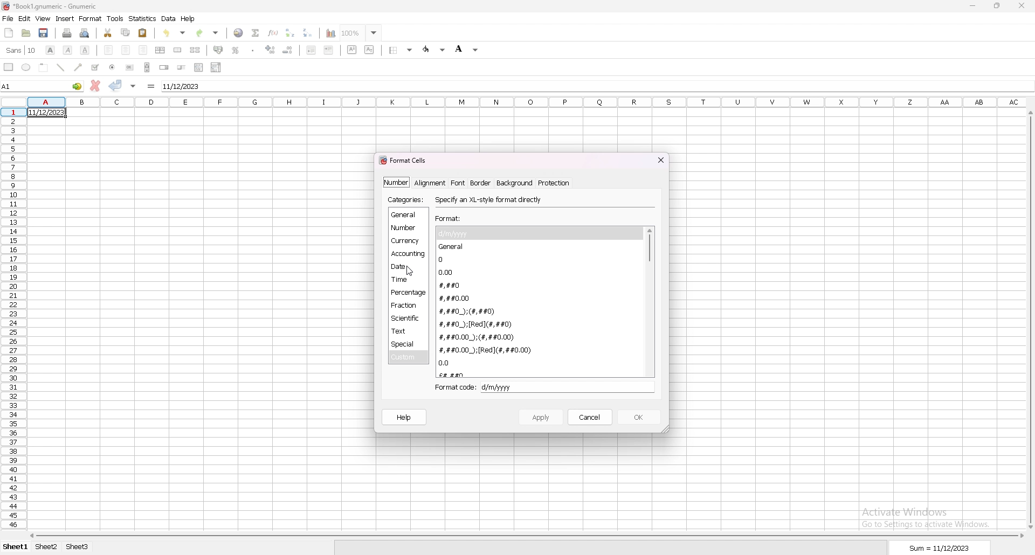 Image resolution: width=1035 pixels, height=555 pixels. Describe the element at coordinates (590, 417) in the screenshot. I see `cancel` at that location.